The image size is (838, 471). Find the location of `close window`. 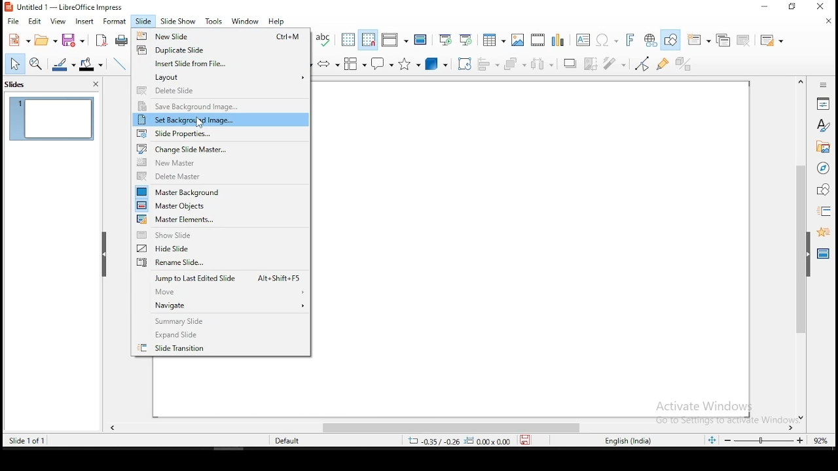

close window is located at coordinates (821, 6).